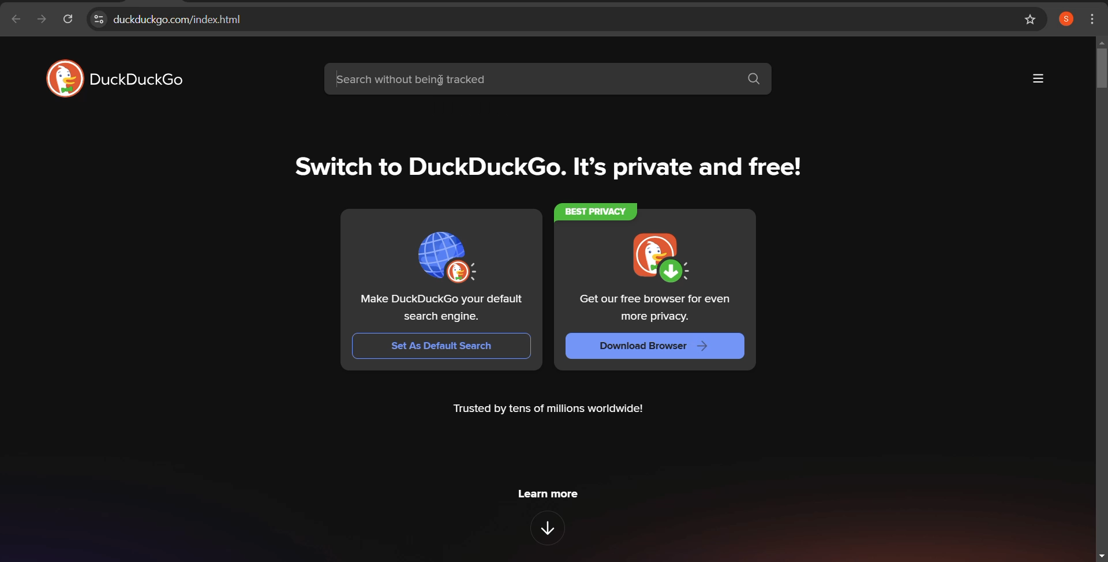 This screenshot has width=1108, height=562. What do you see at coordinates (445, 305) in the screenshot?
I see `Make DuckDuckGo your default search engine.` at bounding box center [445, 305].